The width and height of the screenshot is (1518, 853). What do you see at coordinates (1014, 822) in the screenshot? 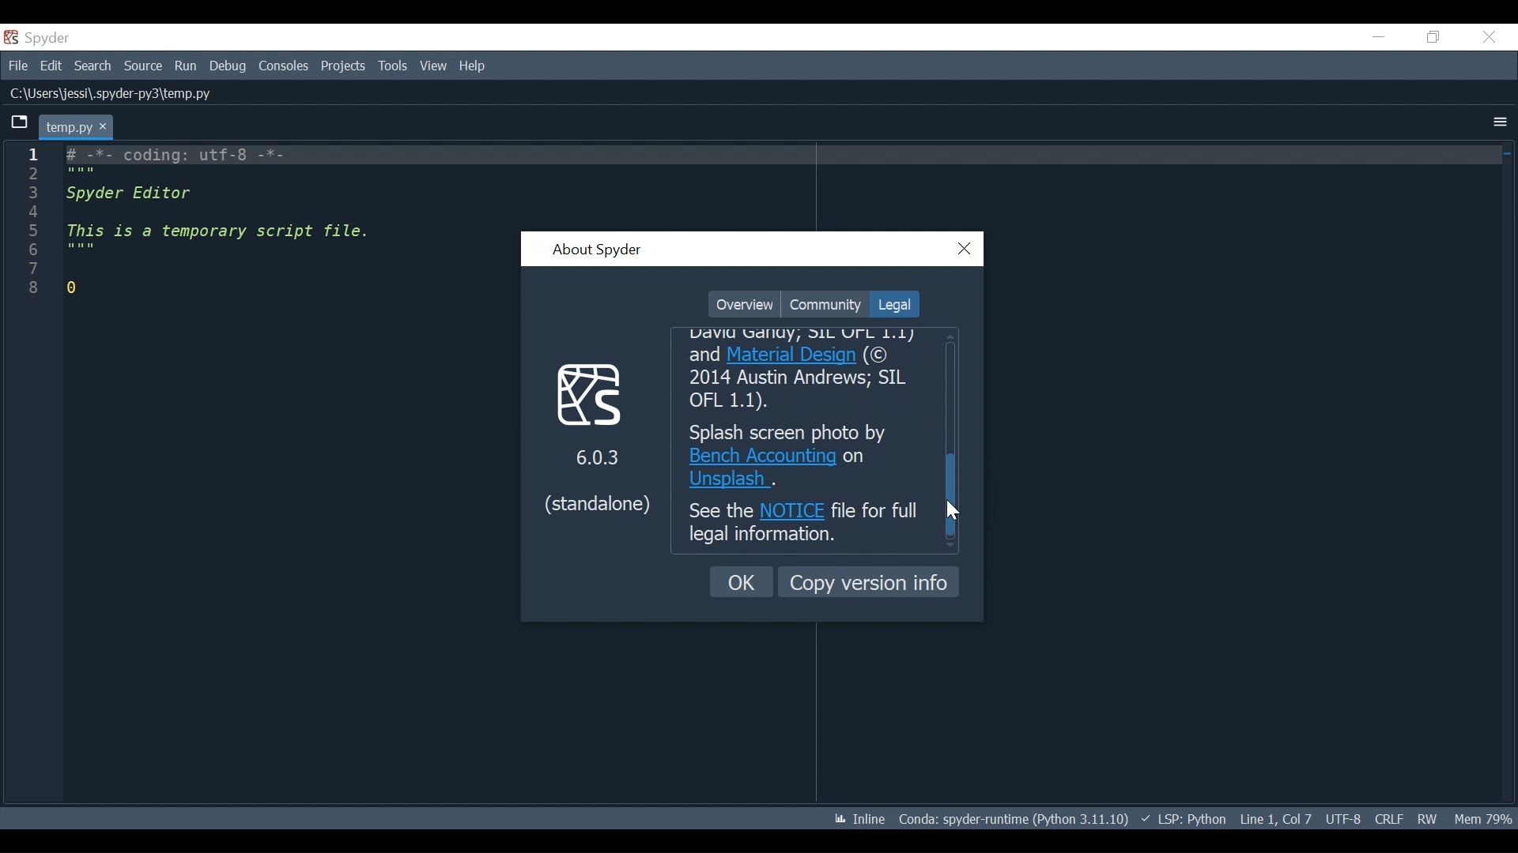
I see `Conda: spyder-runtime (Python 3.11.10)` at bounding box center [1014, 822].